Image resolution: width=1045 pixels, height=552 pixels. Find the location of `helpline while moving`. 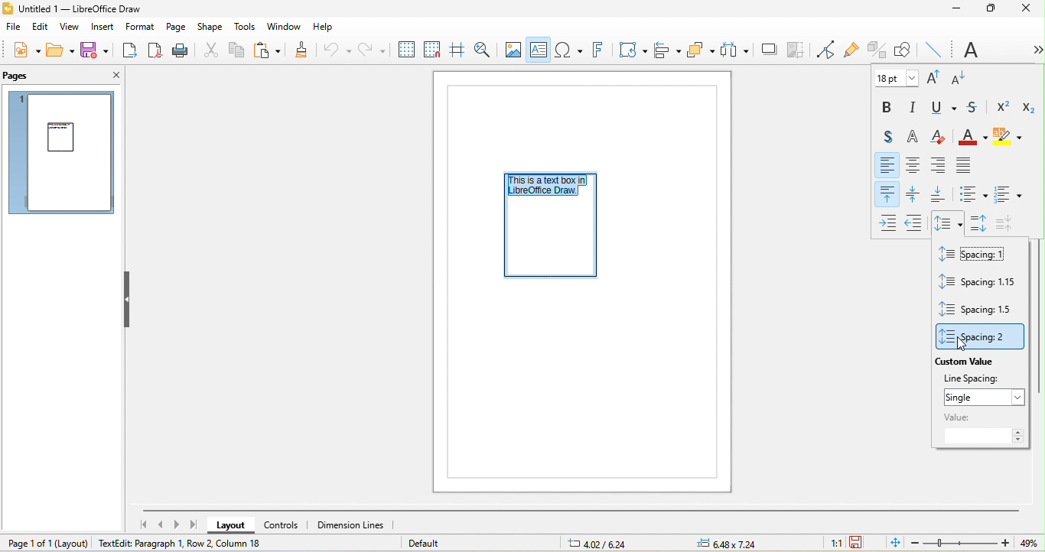

helpline while moving is located at coordinates (456, 50).